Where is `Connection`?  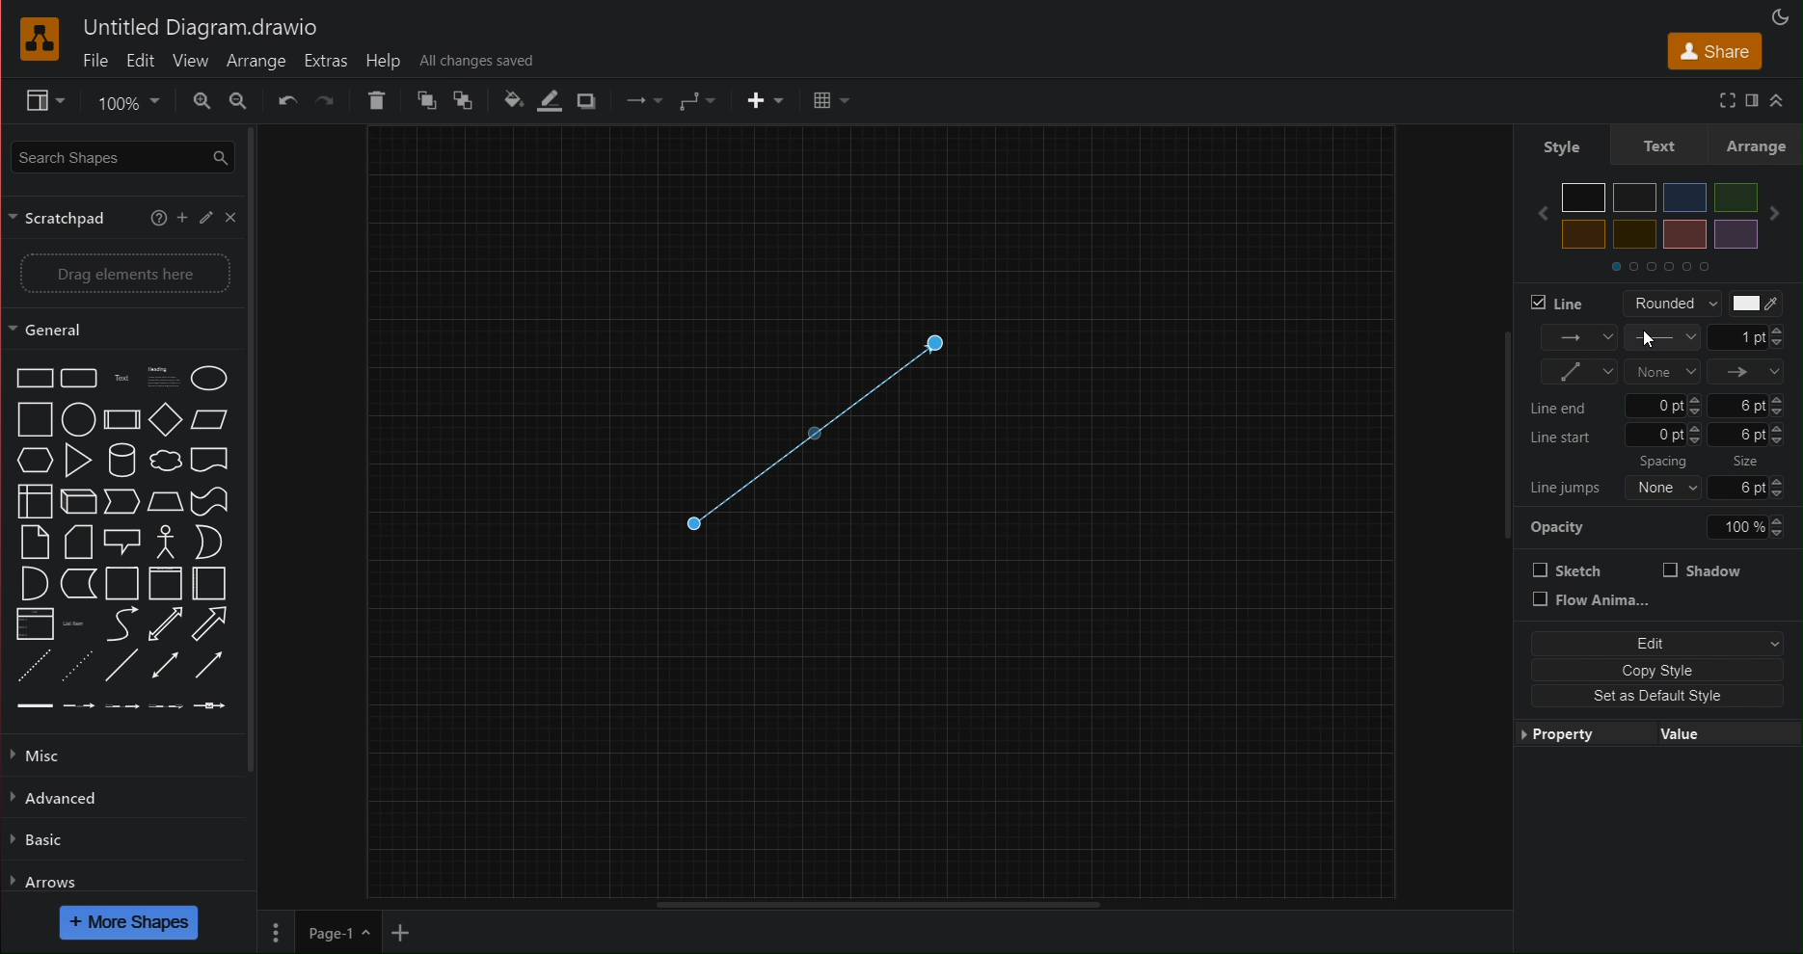 Connection is located at coordinates (1579, 338).